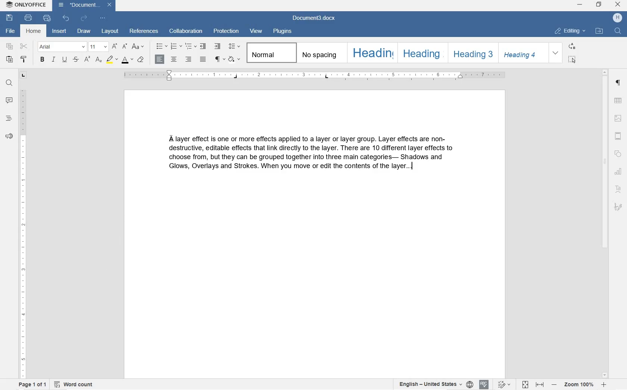  Describe the element at coordinates (203, 47) in the screenshot. I see `DECREASE INDENT` at that location.